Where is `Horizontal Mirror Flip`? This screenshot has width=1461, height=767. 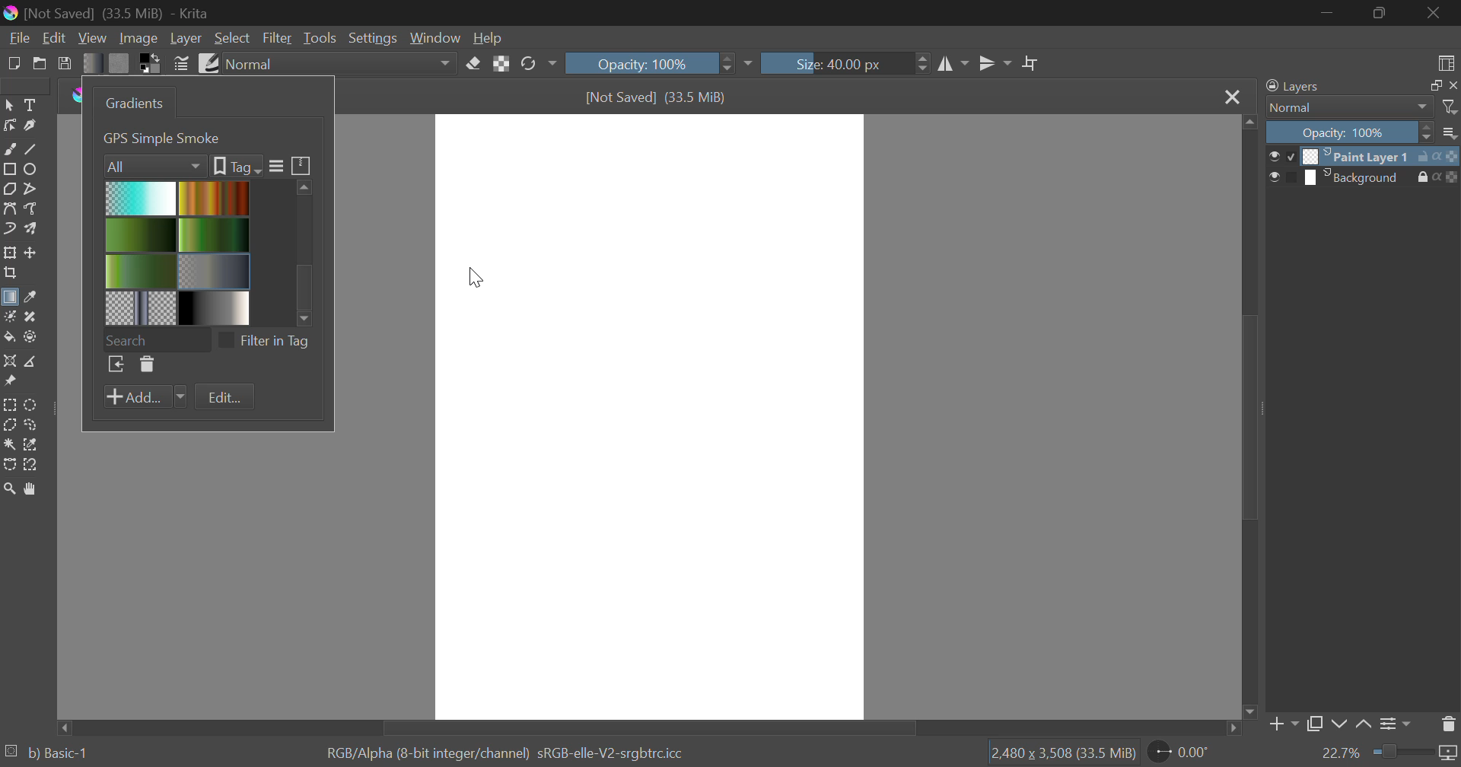
Horizontal Mirror Flip is located at coordinates (992, 65).